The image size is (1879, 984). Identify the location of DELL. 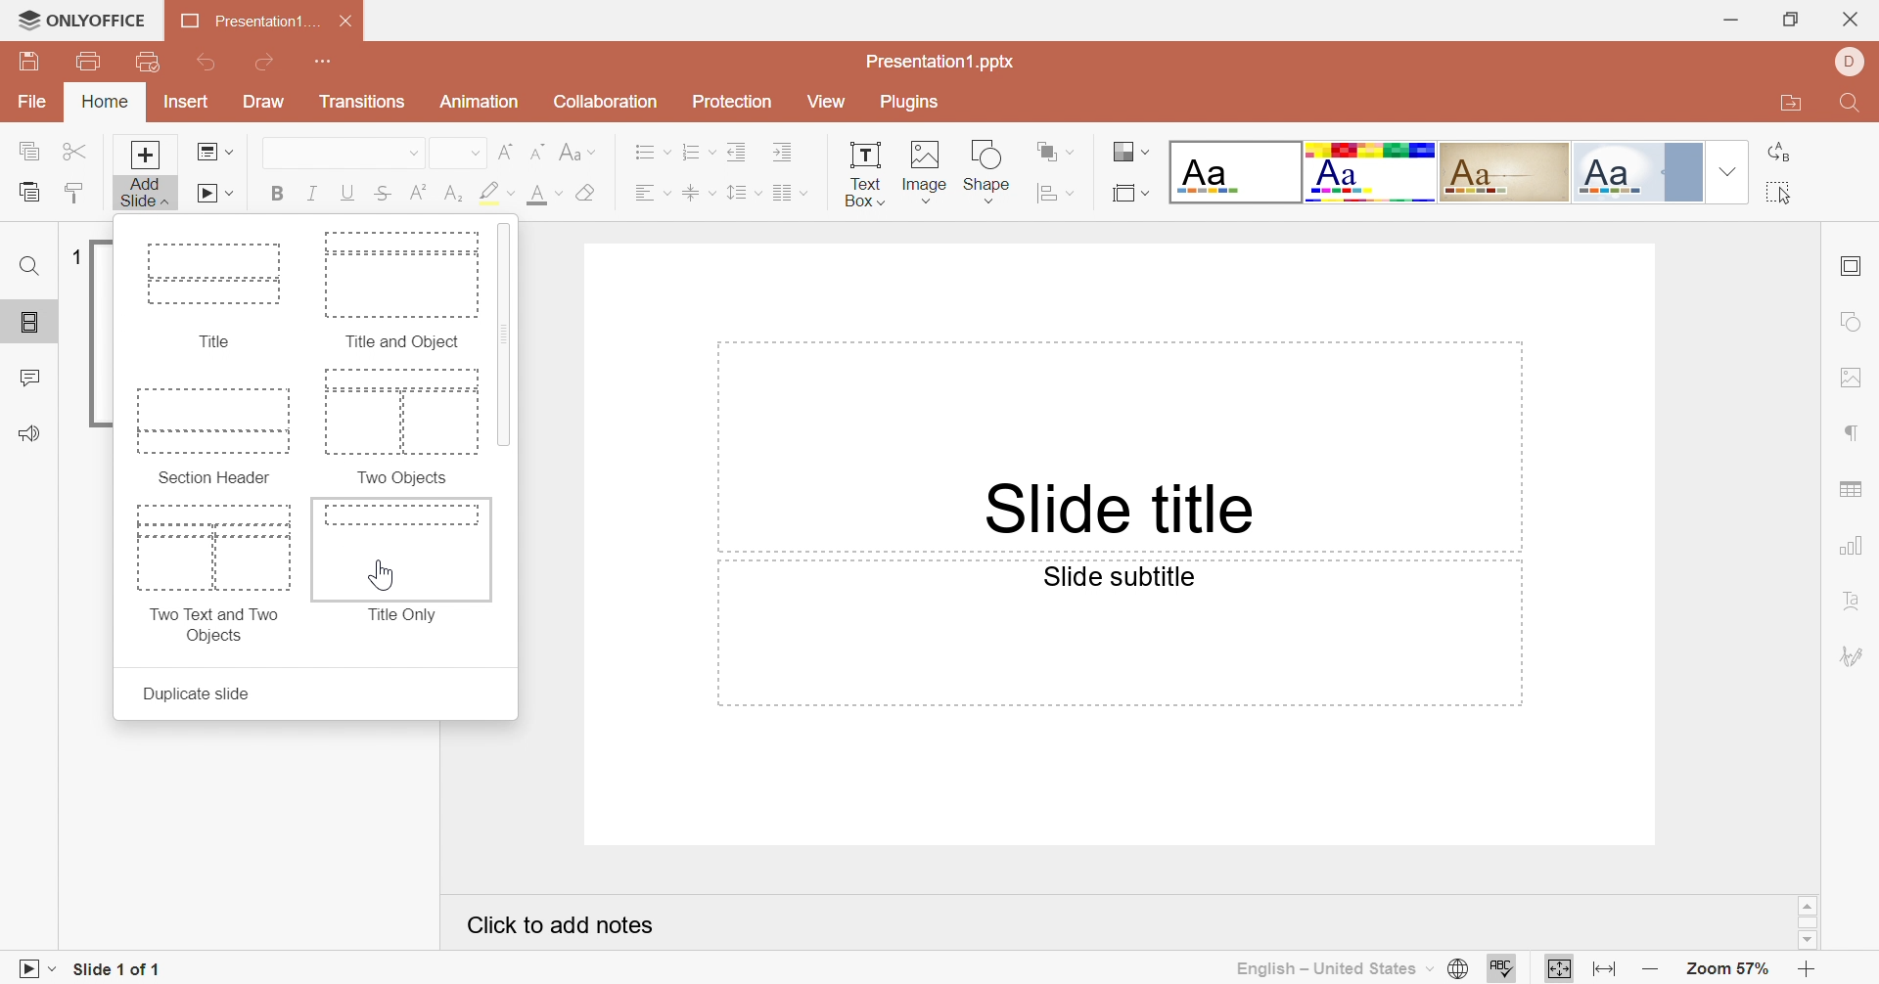
(1851, 63).